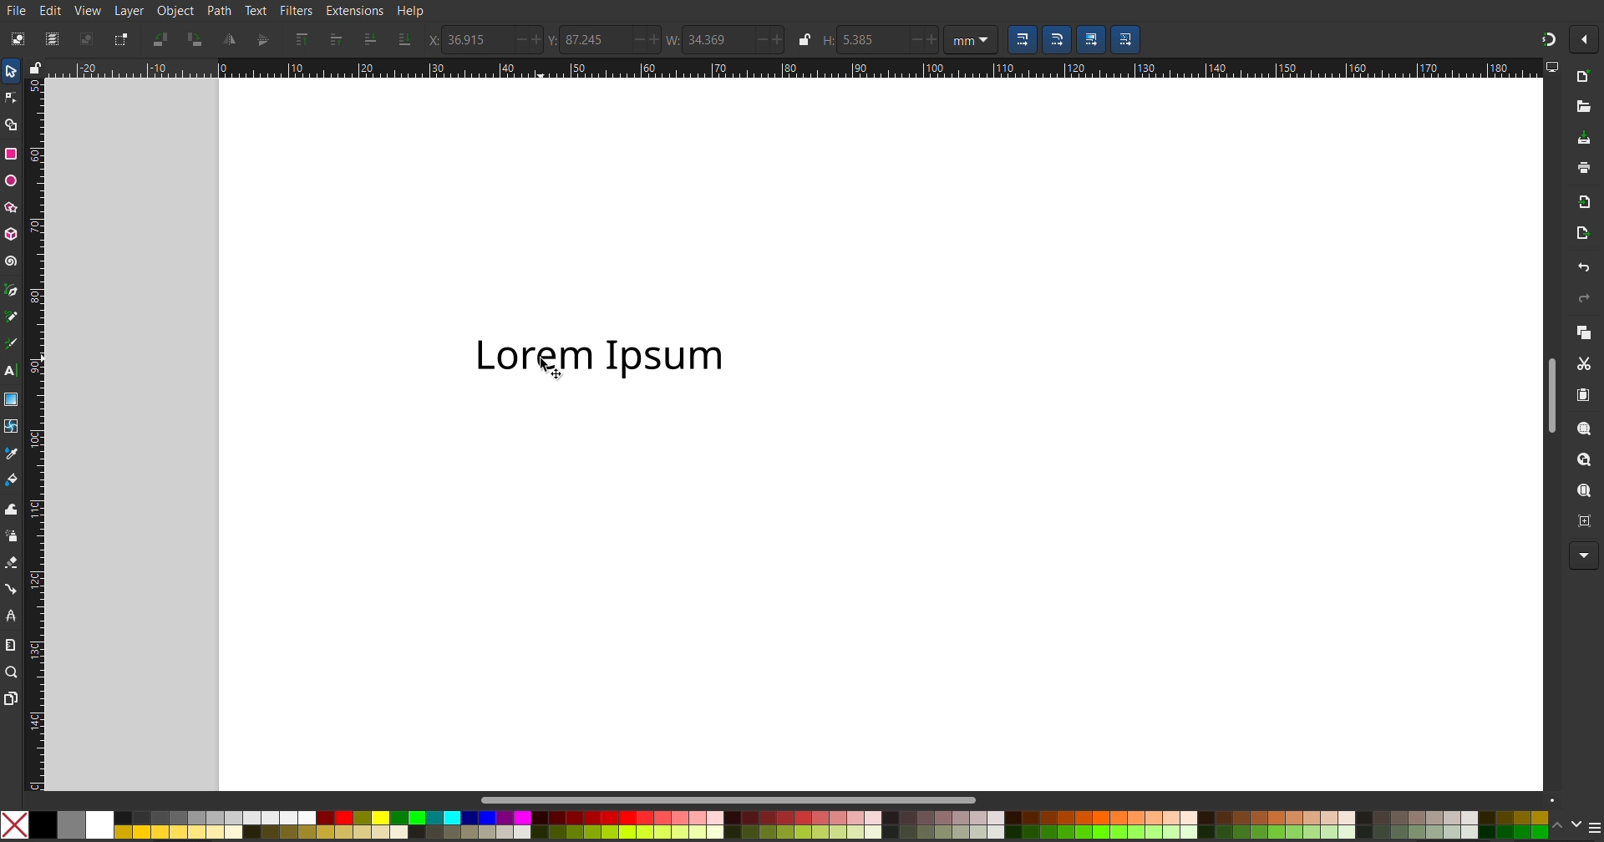  What do you see at coordinates (12, 428) in the screenshot?
I see `Mesh Tool` at bounding box center [12, 428].